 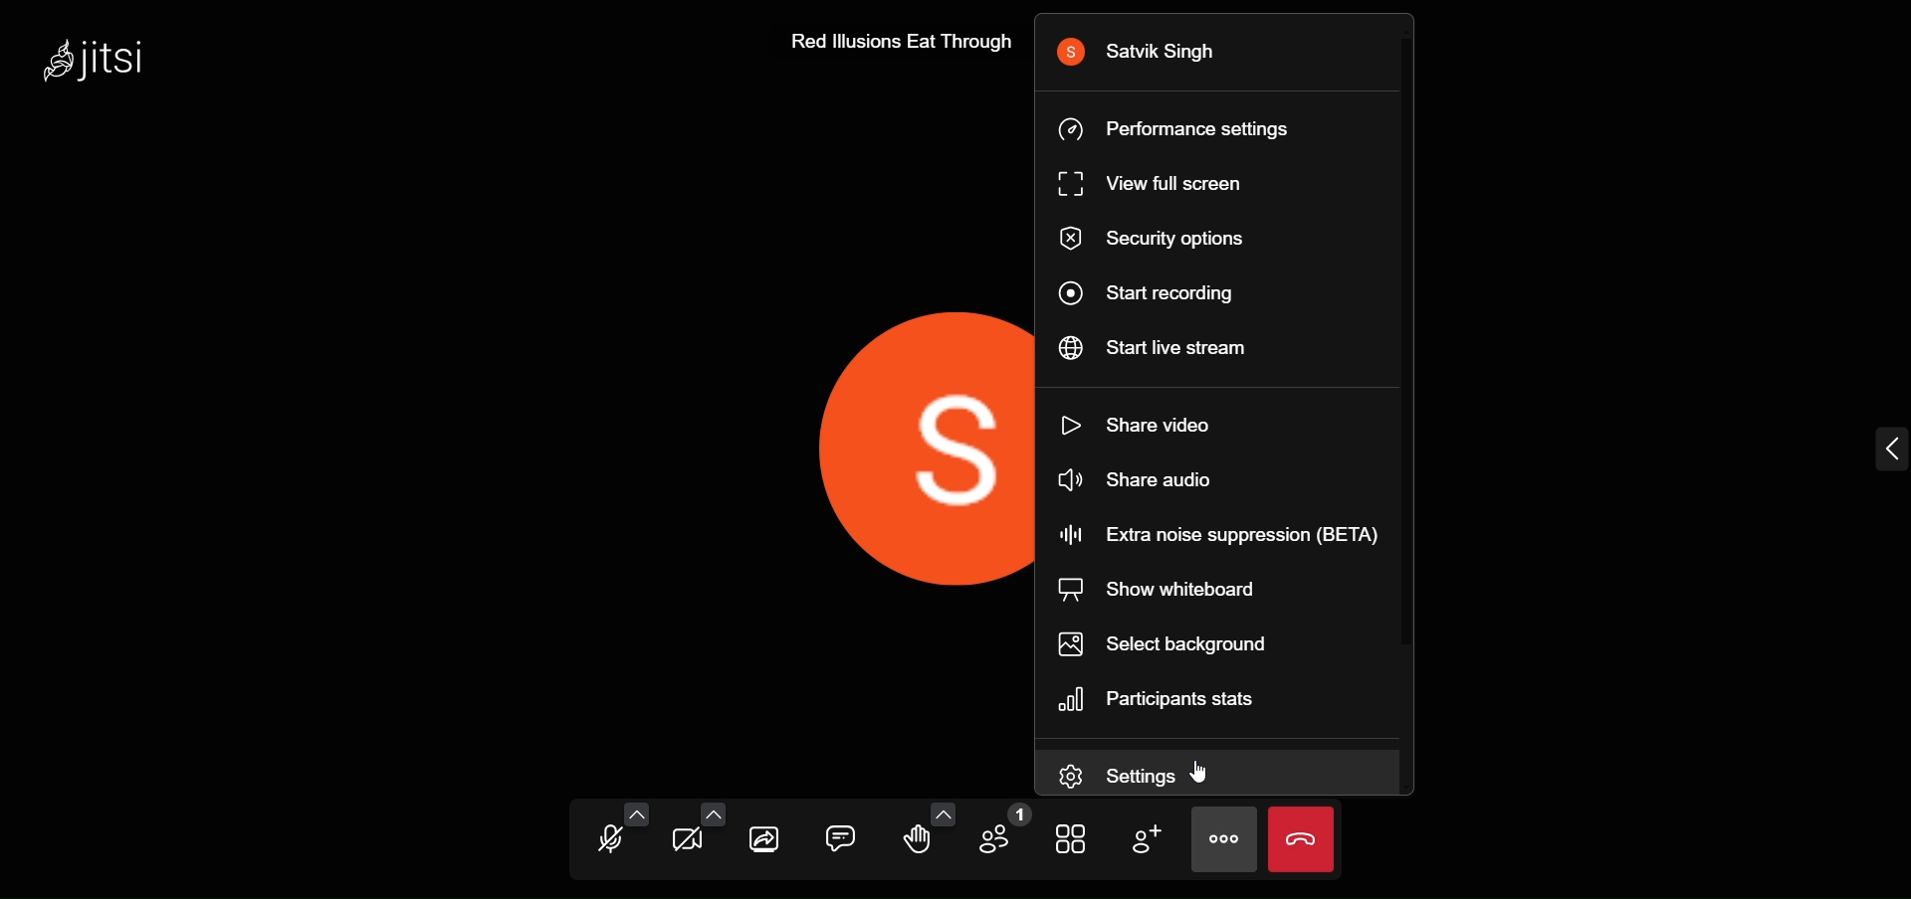 I want to click on leave meeting, so click(x=1301, y=840).